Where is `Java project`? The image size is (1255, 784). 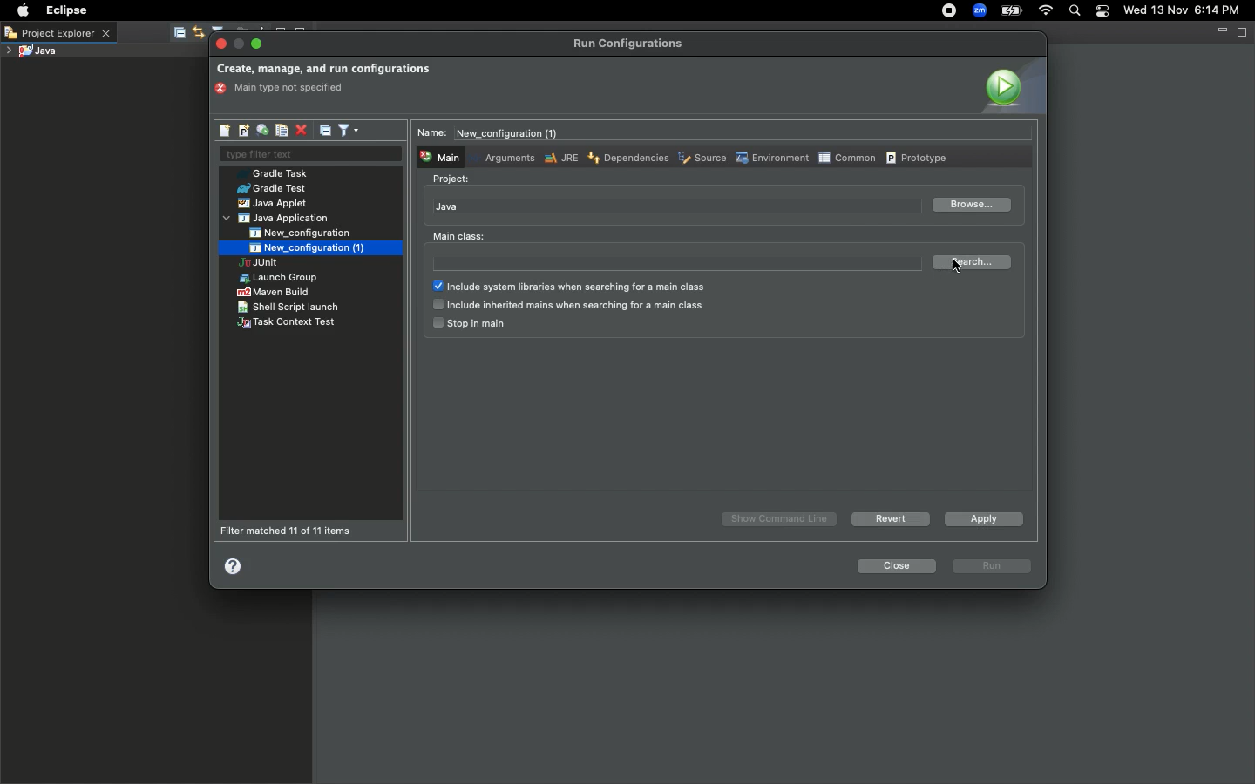
Java project is located at coordinates (31, 52).